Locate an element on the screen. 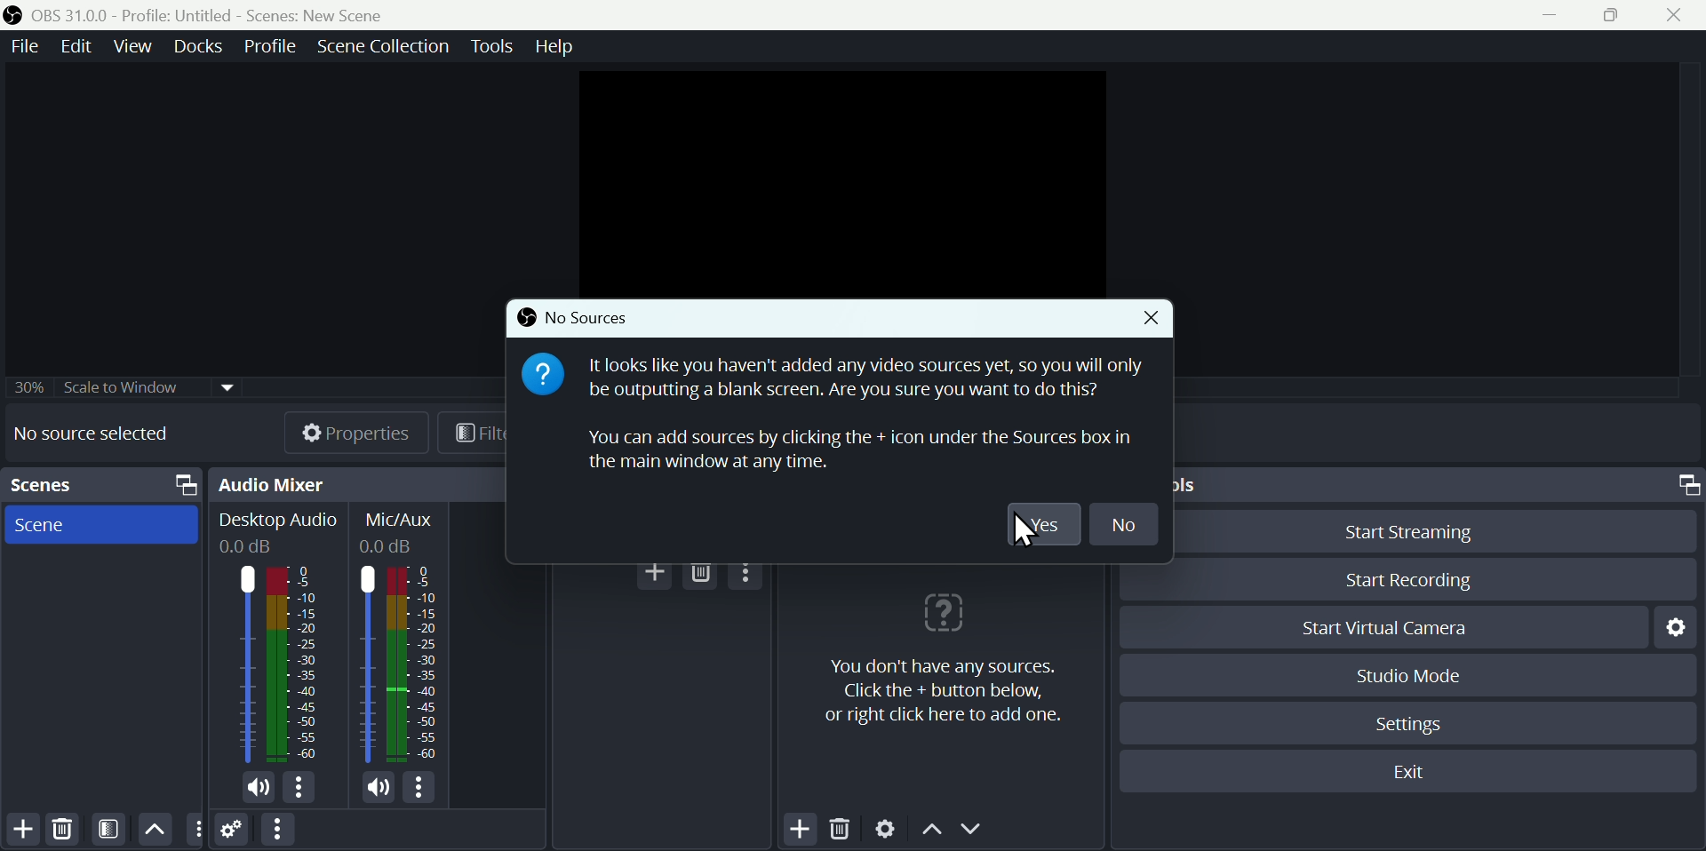 The image size is (1706, 851). Help is located at coordinates (550, 51).